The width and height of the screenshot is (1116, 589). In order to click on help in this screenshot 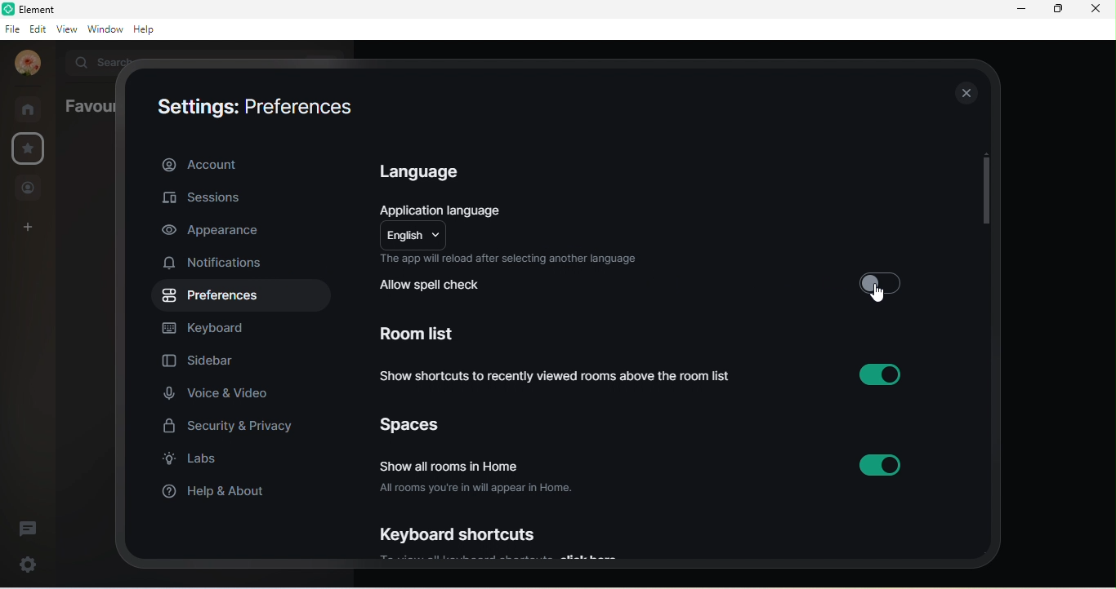, I will do `click(146, 30)`.